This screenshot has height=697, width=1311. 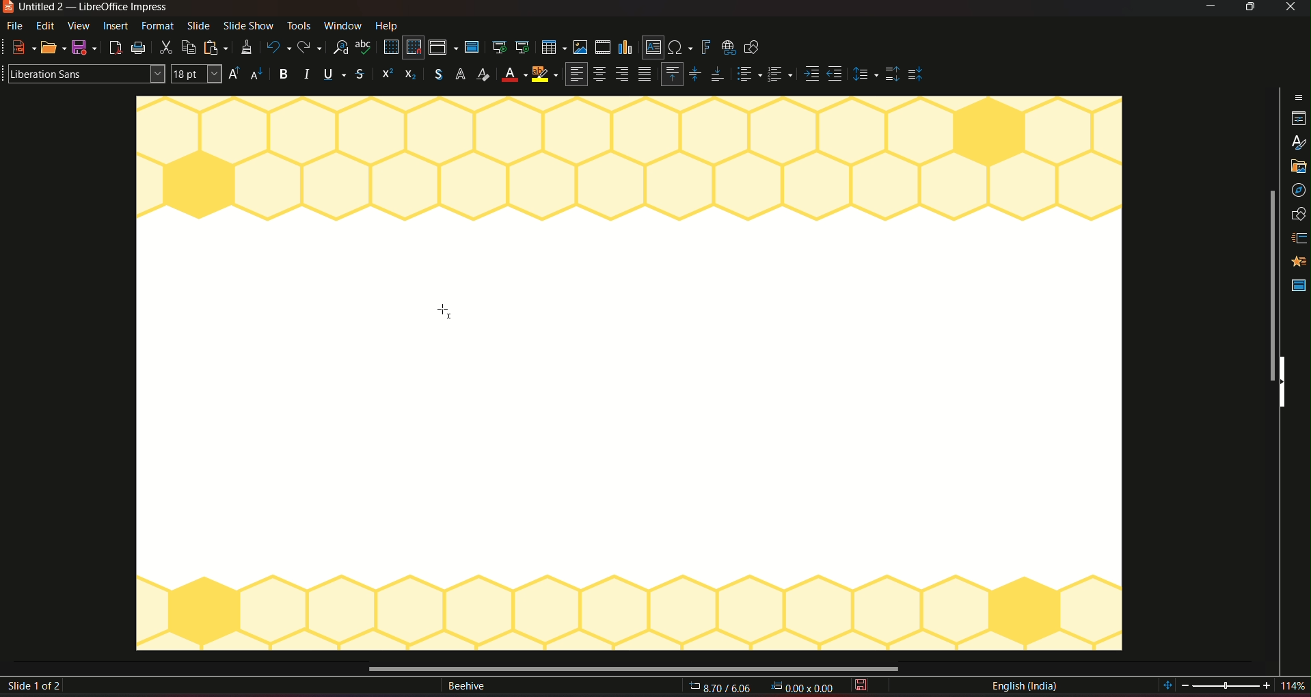 I want to click on language, so click(x=1024, y=686).